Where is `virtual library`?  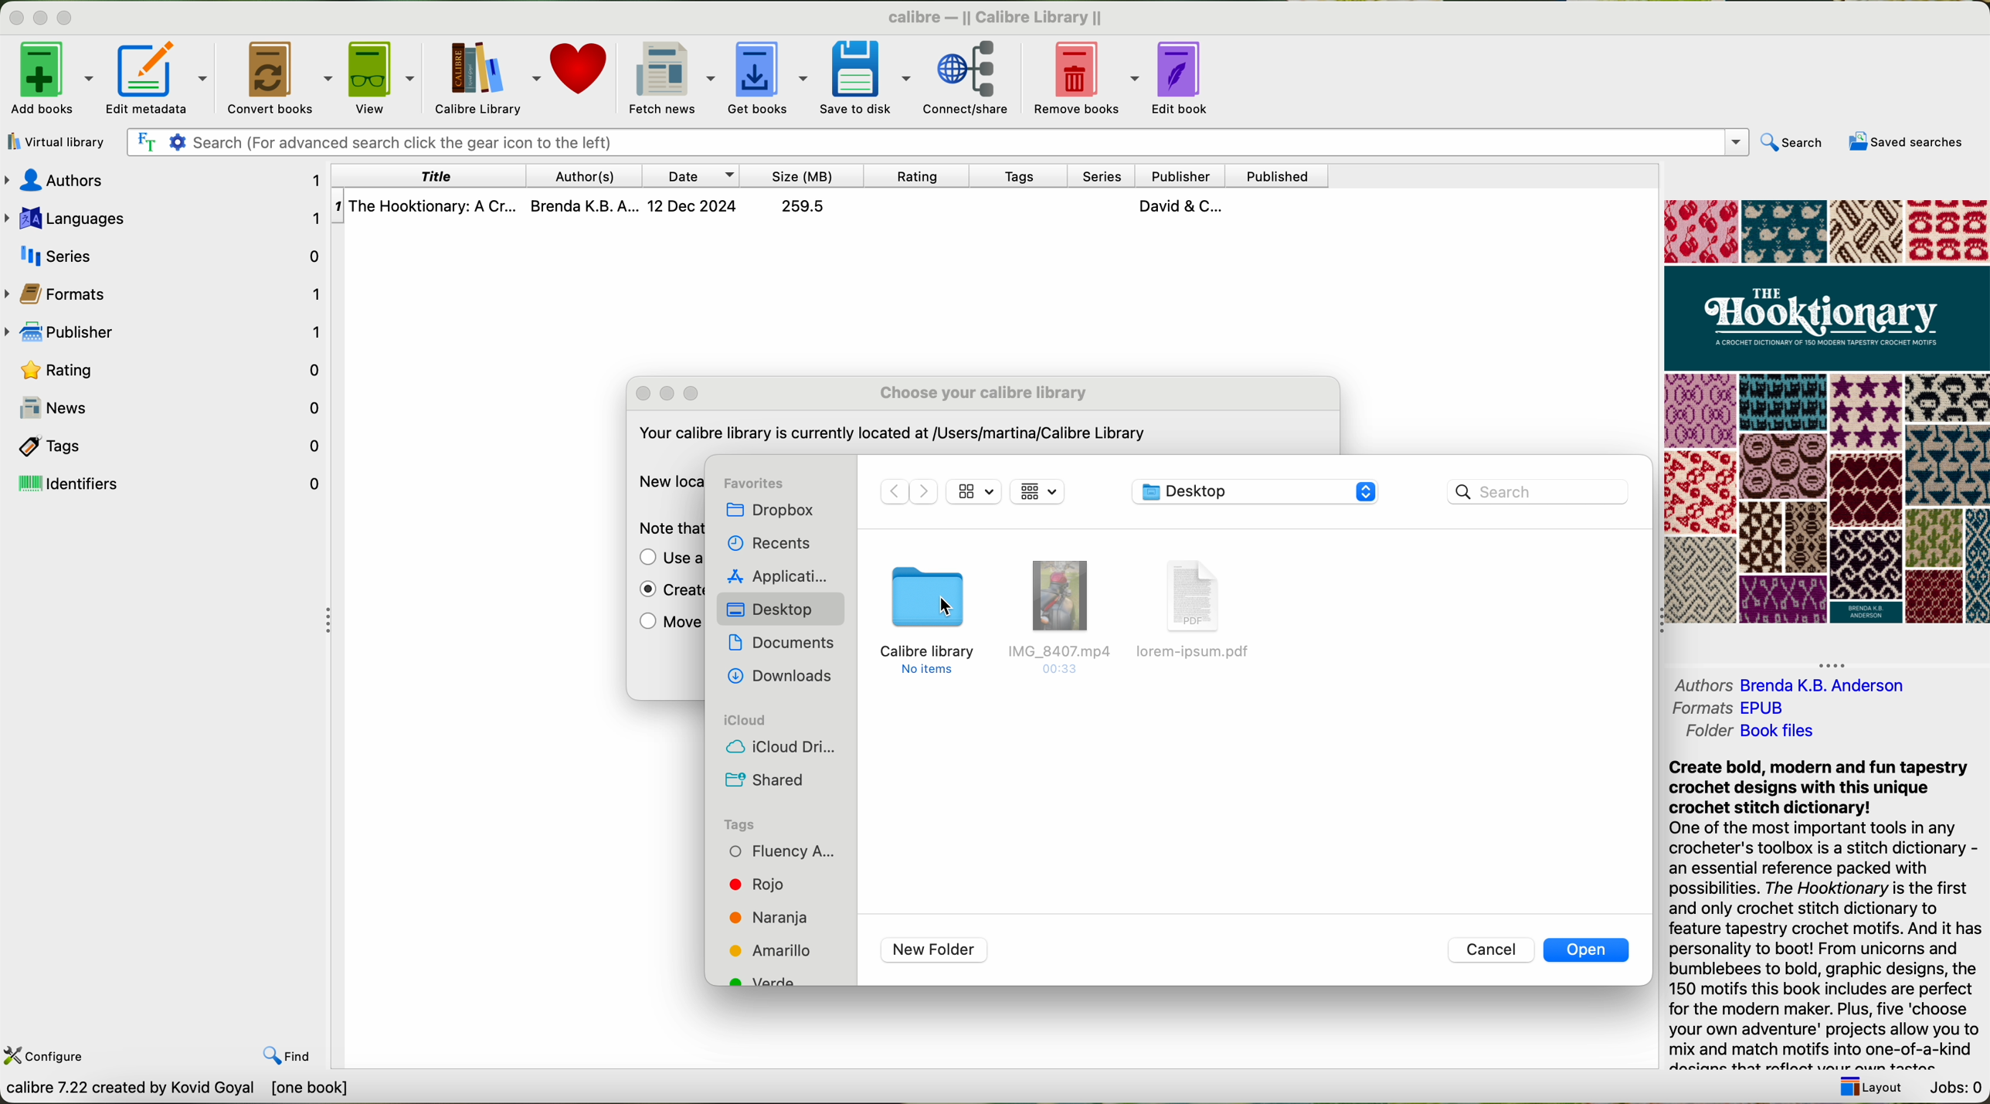 virtual library is located at coordinates (55, 142).